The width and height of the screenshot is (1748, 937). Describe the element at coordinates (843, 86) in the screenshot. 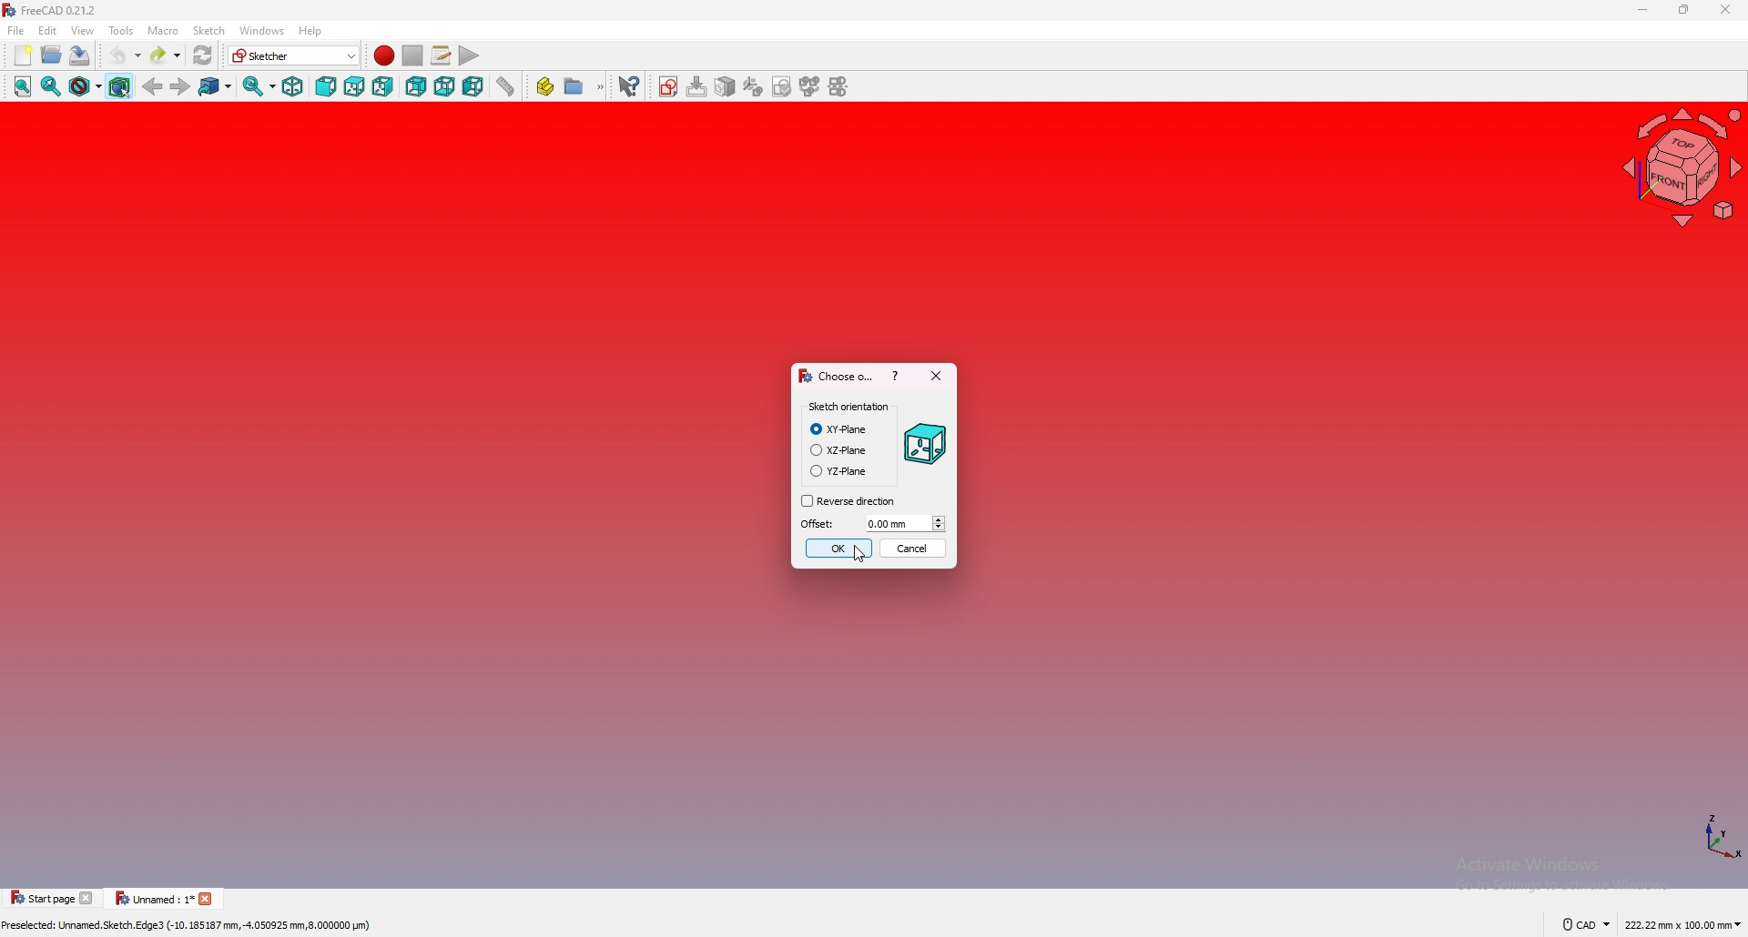

I see `mirror sketch` at that location.